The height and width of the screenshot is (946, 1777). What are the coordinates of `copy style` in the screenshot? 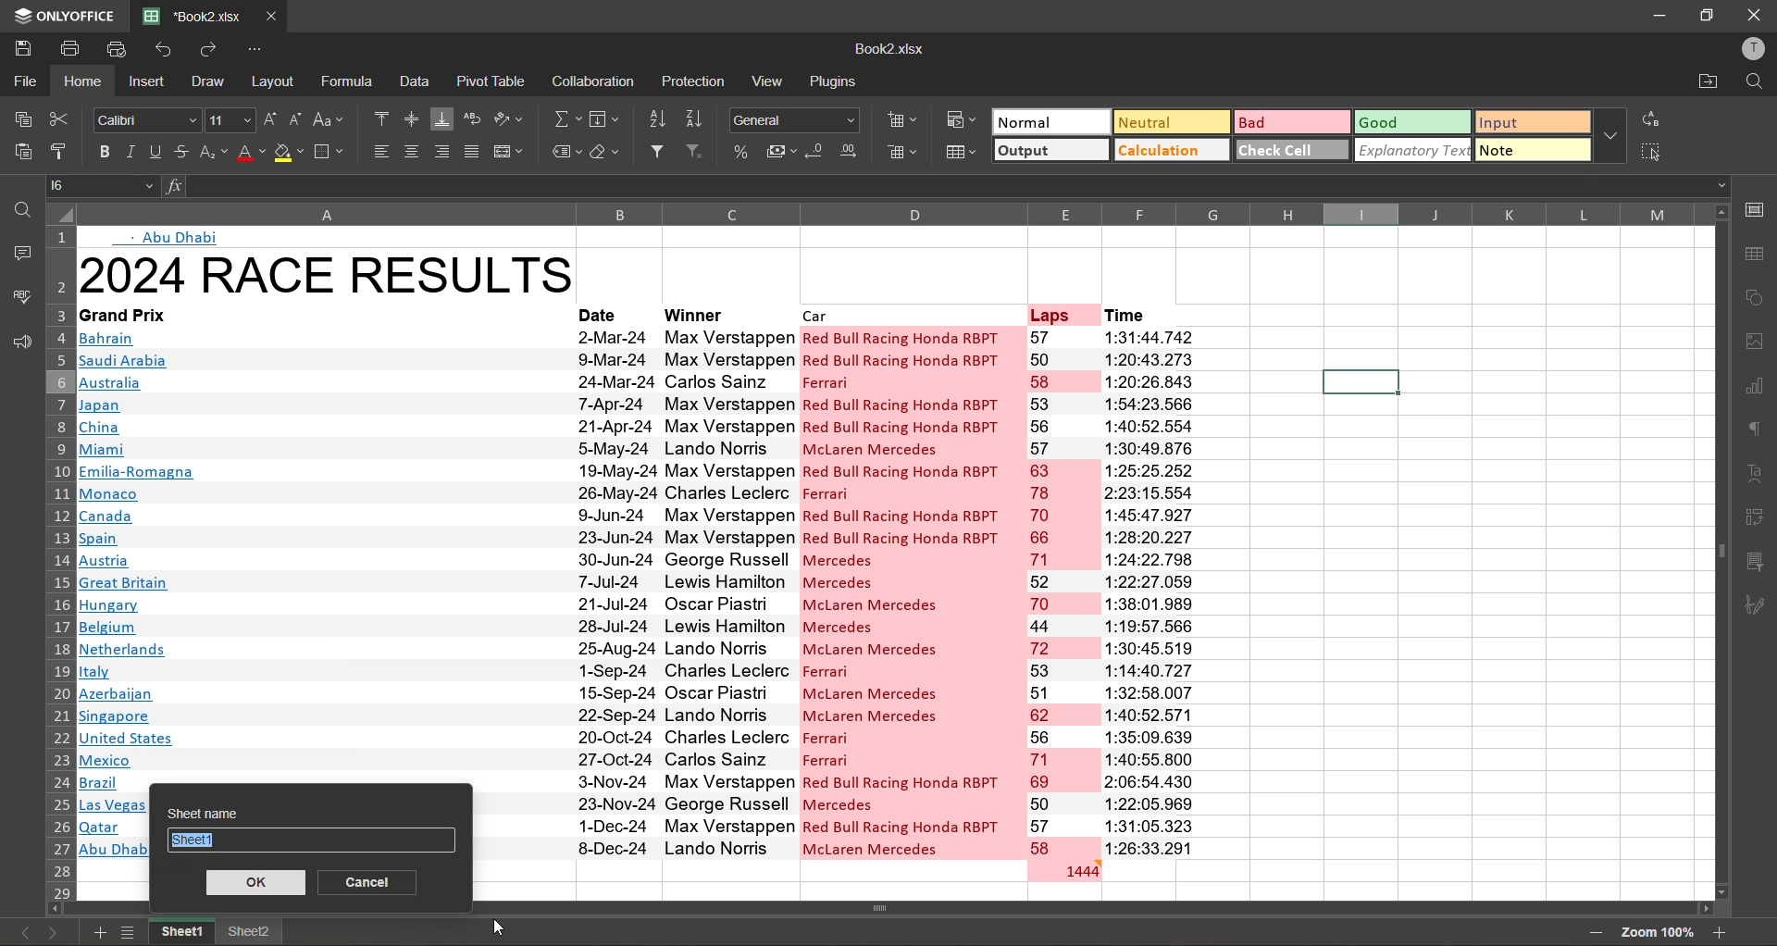 It's located at (62, 153).